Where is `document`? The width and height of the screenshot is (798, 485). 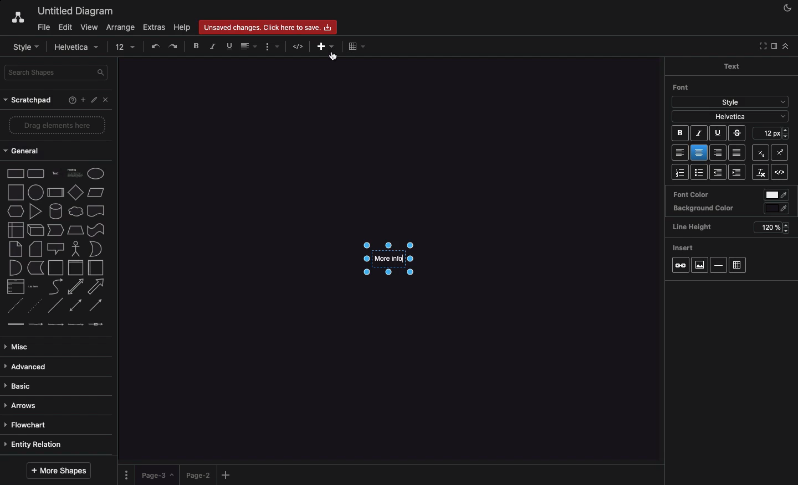
document is located at coordinates (96, 211).